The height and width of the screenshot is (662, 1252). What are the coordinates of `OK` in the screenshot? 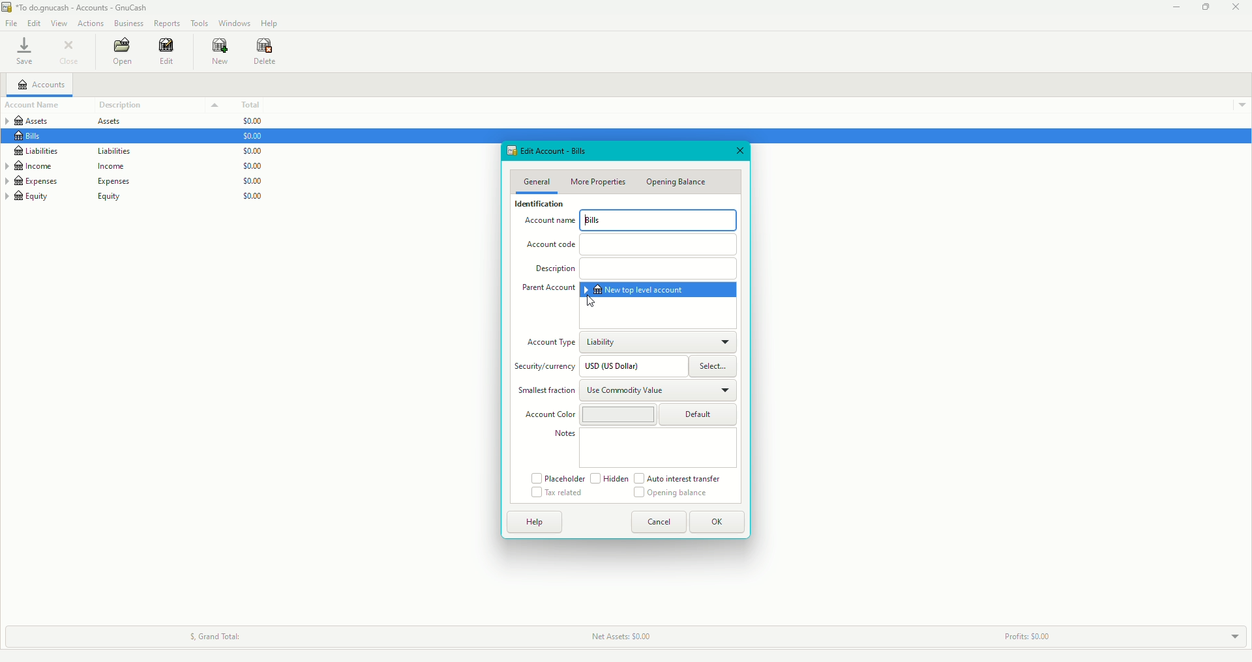 It's located at (718, 522).